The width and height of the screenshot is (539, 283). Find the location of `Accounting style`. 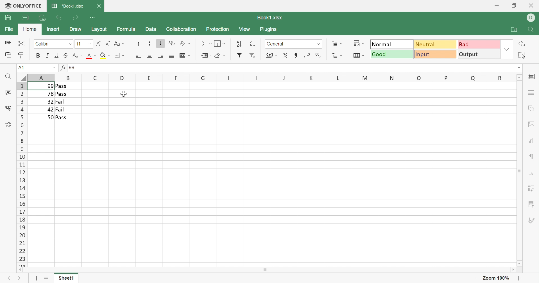

Accounting style is located at coordinates (271, 56).